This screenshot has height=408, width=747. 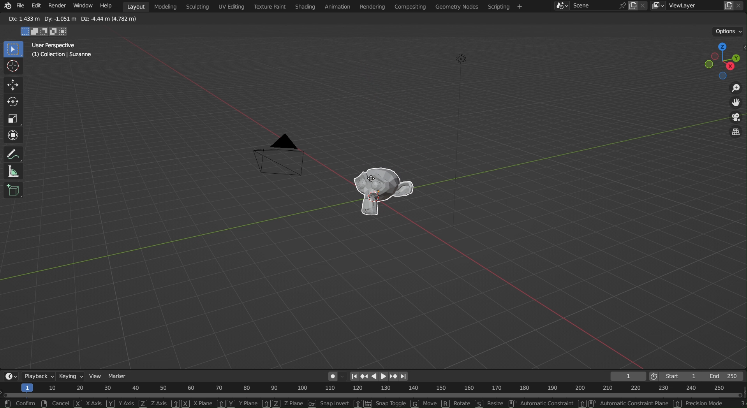 What do you see at coordinates (248, 404) in the screenshot?
I see `Y plane` at bounding box center [248, 404].